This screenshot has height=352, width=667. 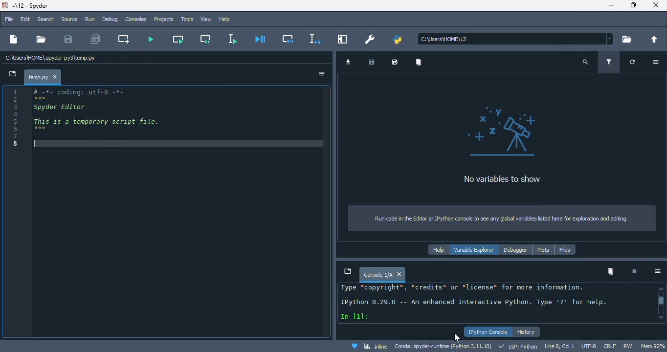 I want to click on run, so click(x=90, y=20).